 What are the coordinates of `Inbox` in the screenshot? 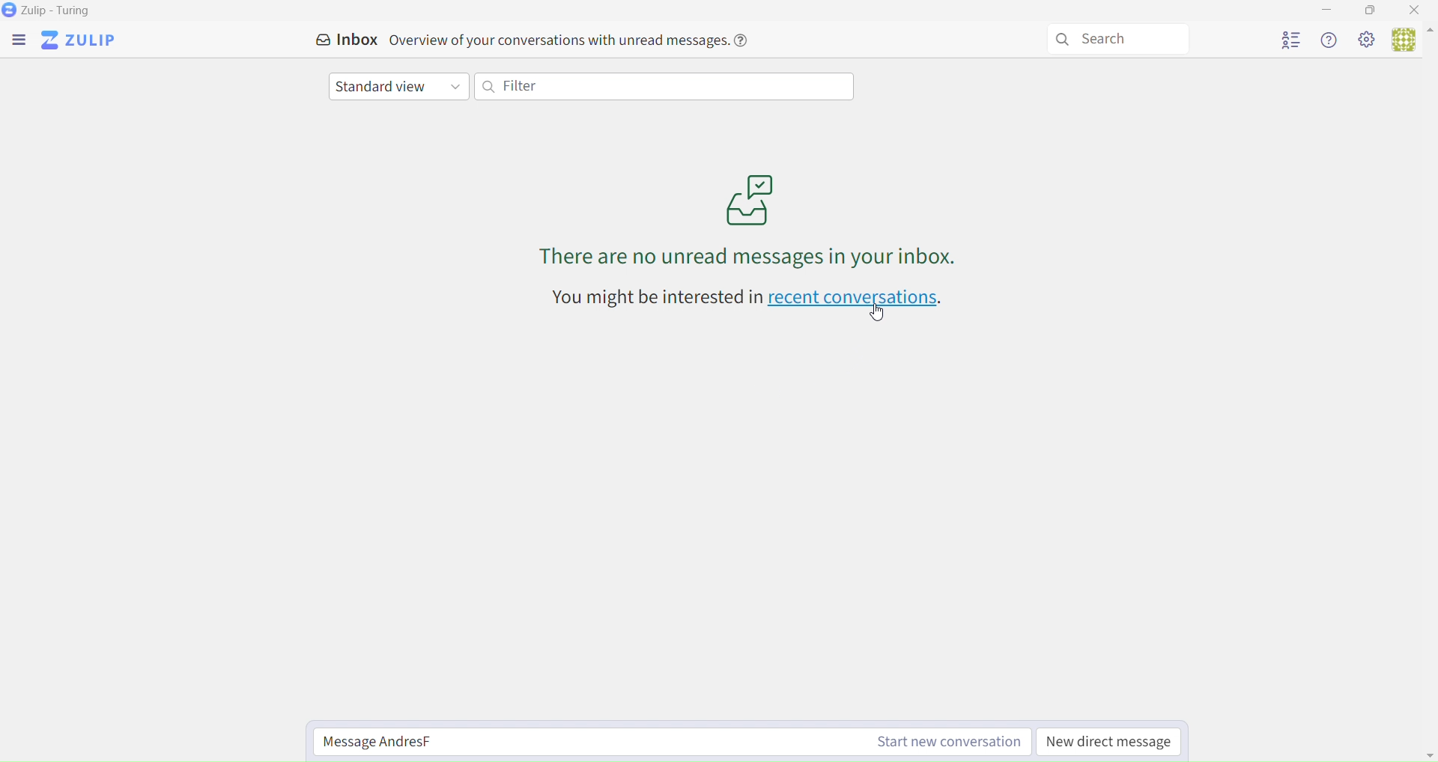 It's located at (533, 43).